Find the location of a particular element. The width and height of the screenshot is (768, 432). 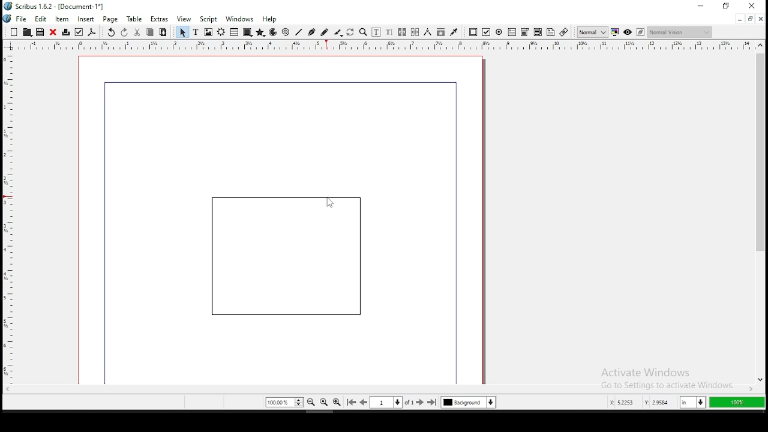

image frame is located at coordinates (208, 32).